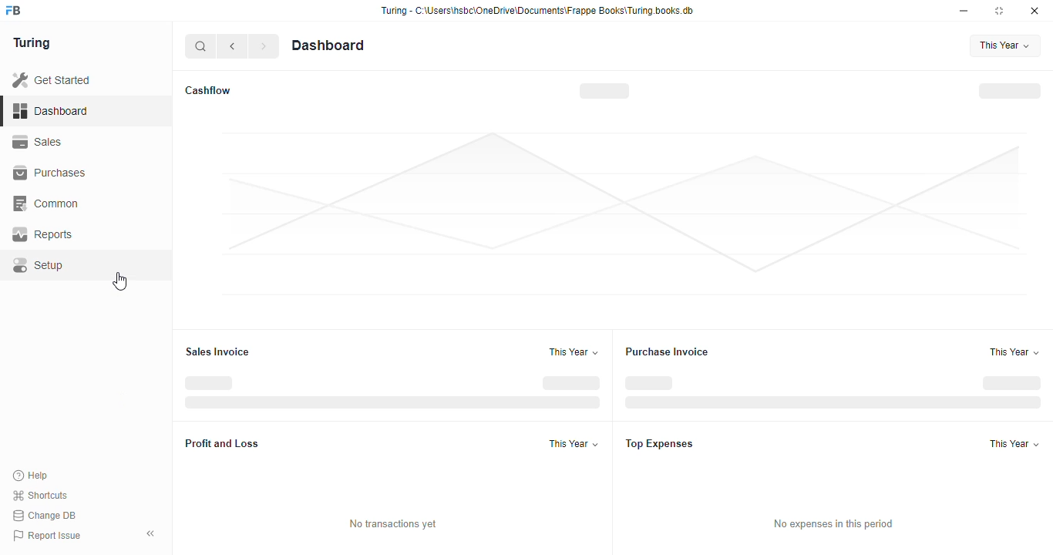  I want to click on purchases, so click(52, 173).